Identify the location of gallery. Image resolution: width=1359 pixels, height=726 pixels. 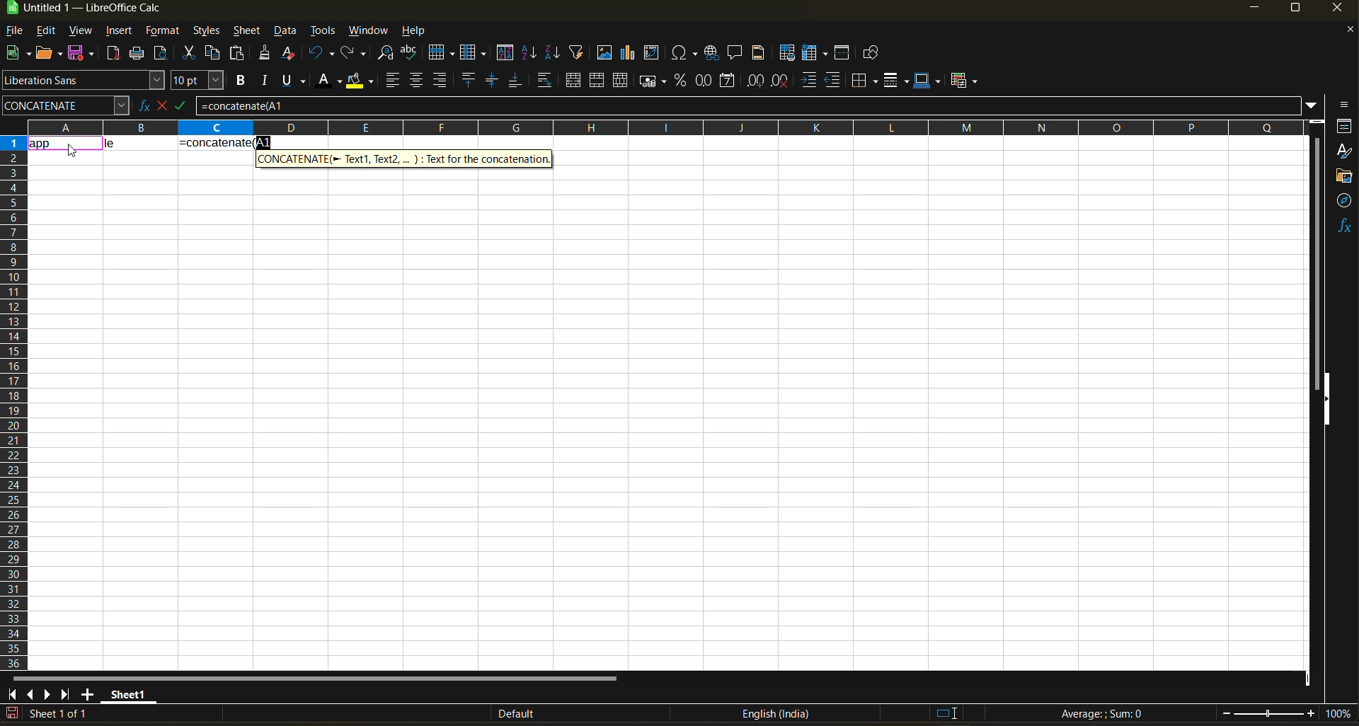
(1345, 178).